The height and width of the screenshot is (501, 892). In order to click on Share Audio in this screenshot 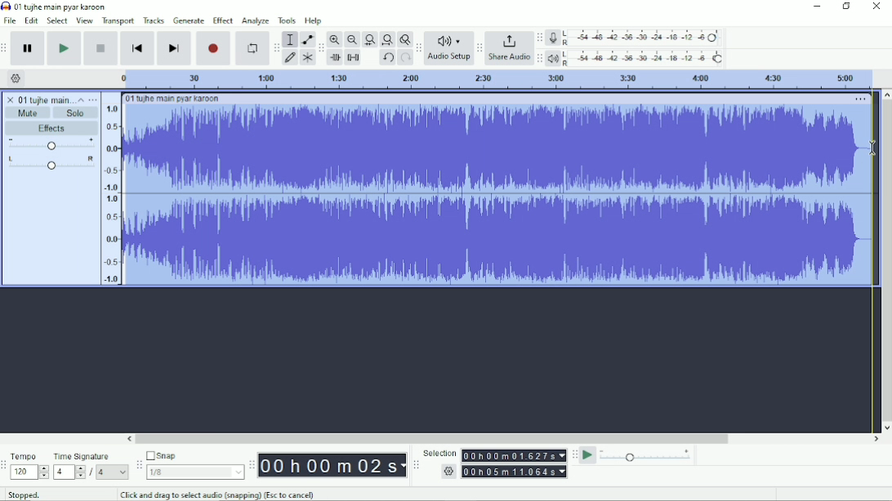, I will do `click(509, 48)`.